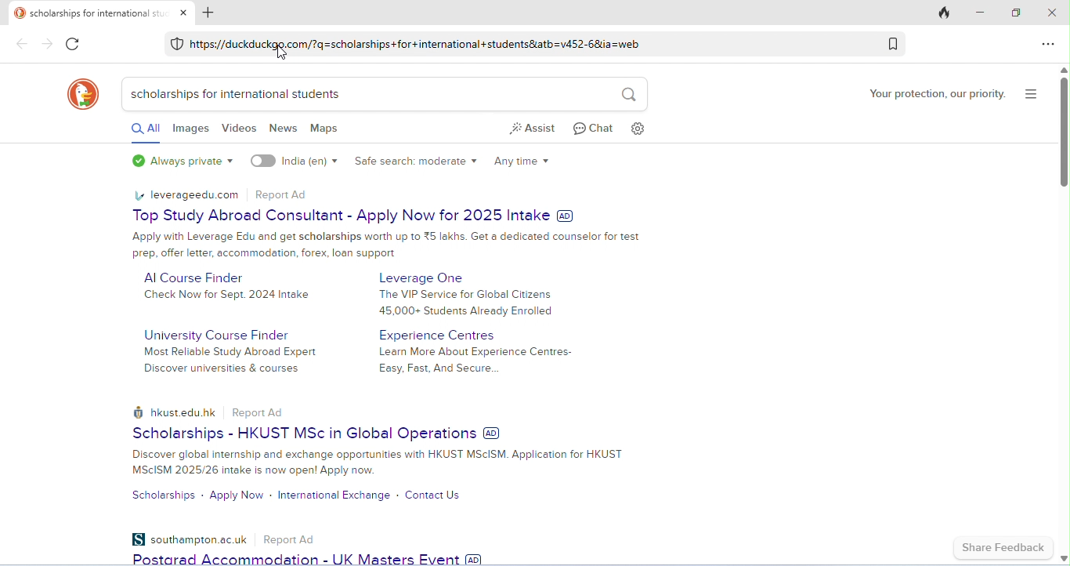 The image size is (1070, 566). I want to click on send feedback and more, so click(1047, 44).